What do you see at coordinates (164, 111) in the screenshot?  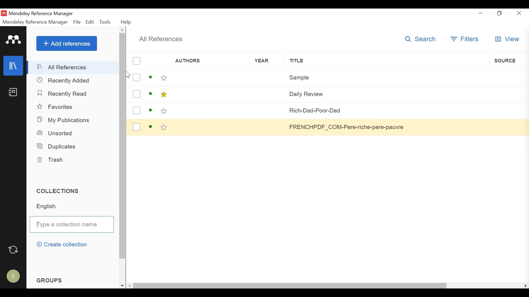 I see `Toggle favorites` at bounding box center [164, 111].